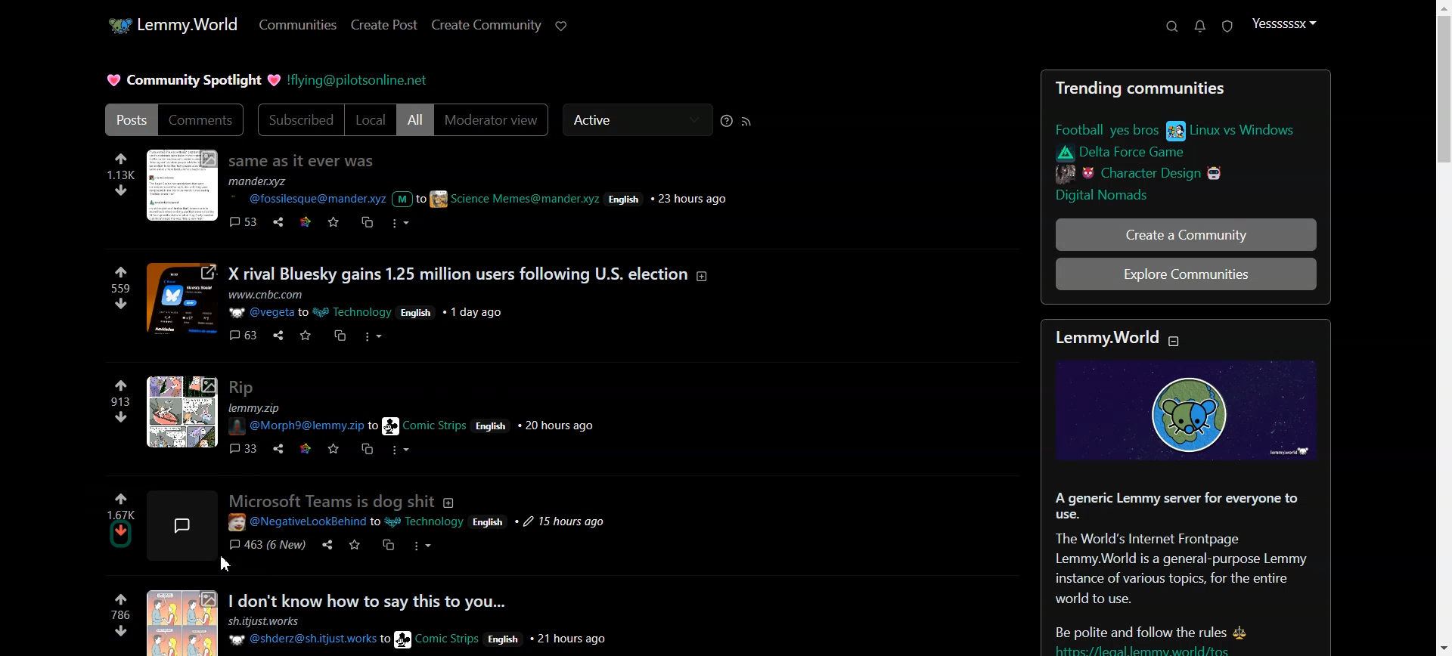 The height and width of the screenshot is (656, 1452). I want to click on save, so click(334, 222).